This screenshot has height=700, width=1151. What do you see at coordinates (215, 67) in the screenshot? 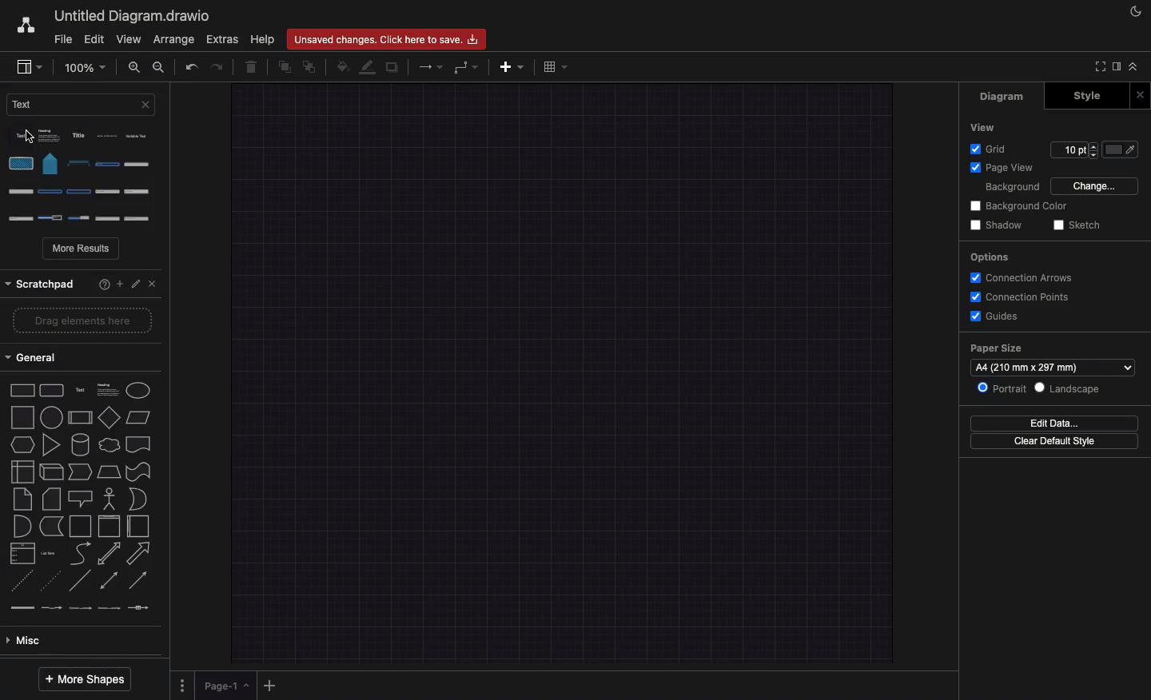
I see `Redo` at bounding box center [215, 67].